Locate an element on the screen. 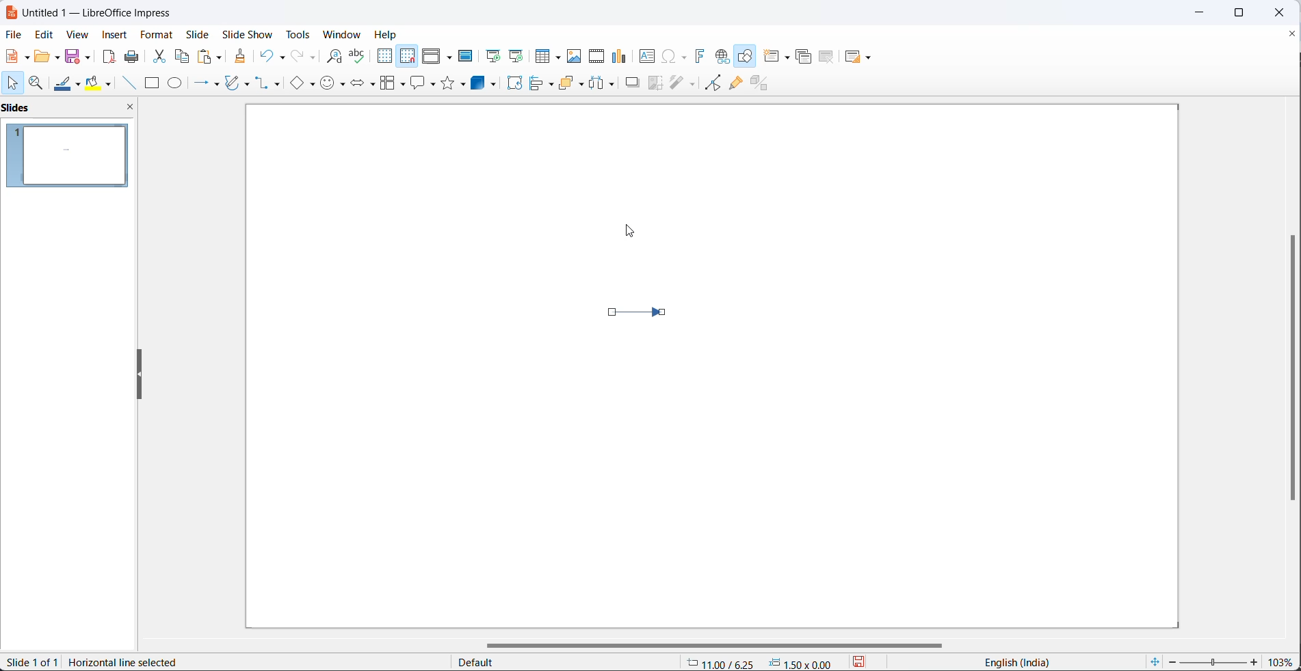 The width and height of the screenshot is (1301, 671). fit slide to current window is located at coordinates (1153, 662).